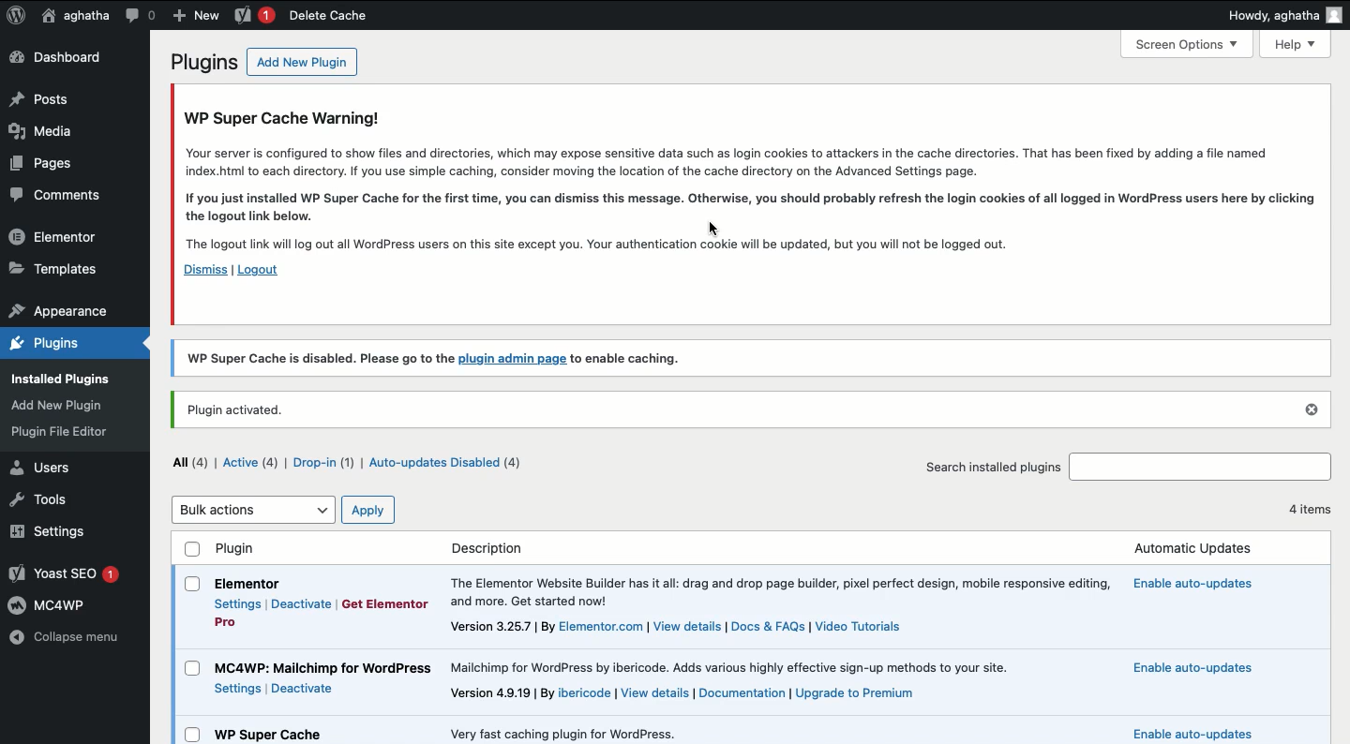 Image resolution: width=1350 pixels, height=744 pixels. I want to click on Mailchimp for WordPress by ibericode. Adds various highly effective sign-up methods to your site.
Version 4.9.19 | By ibericode | View details | Documentation | Upgrade to Premium, so click(754, 682).